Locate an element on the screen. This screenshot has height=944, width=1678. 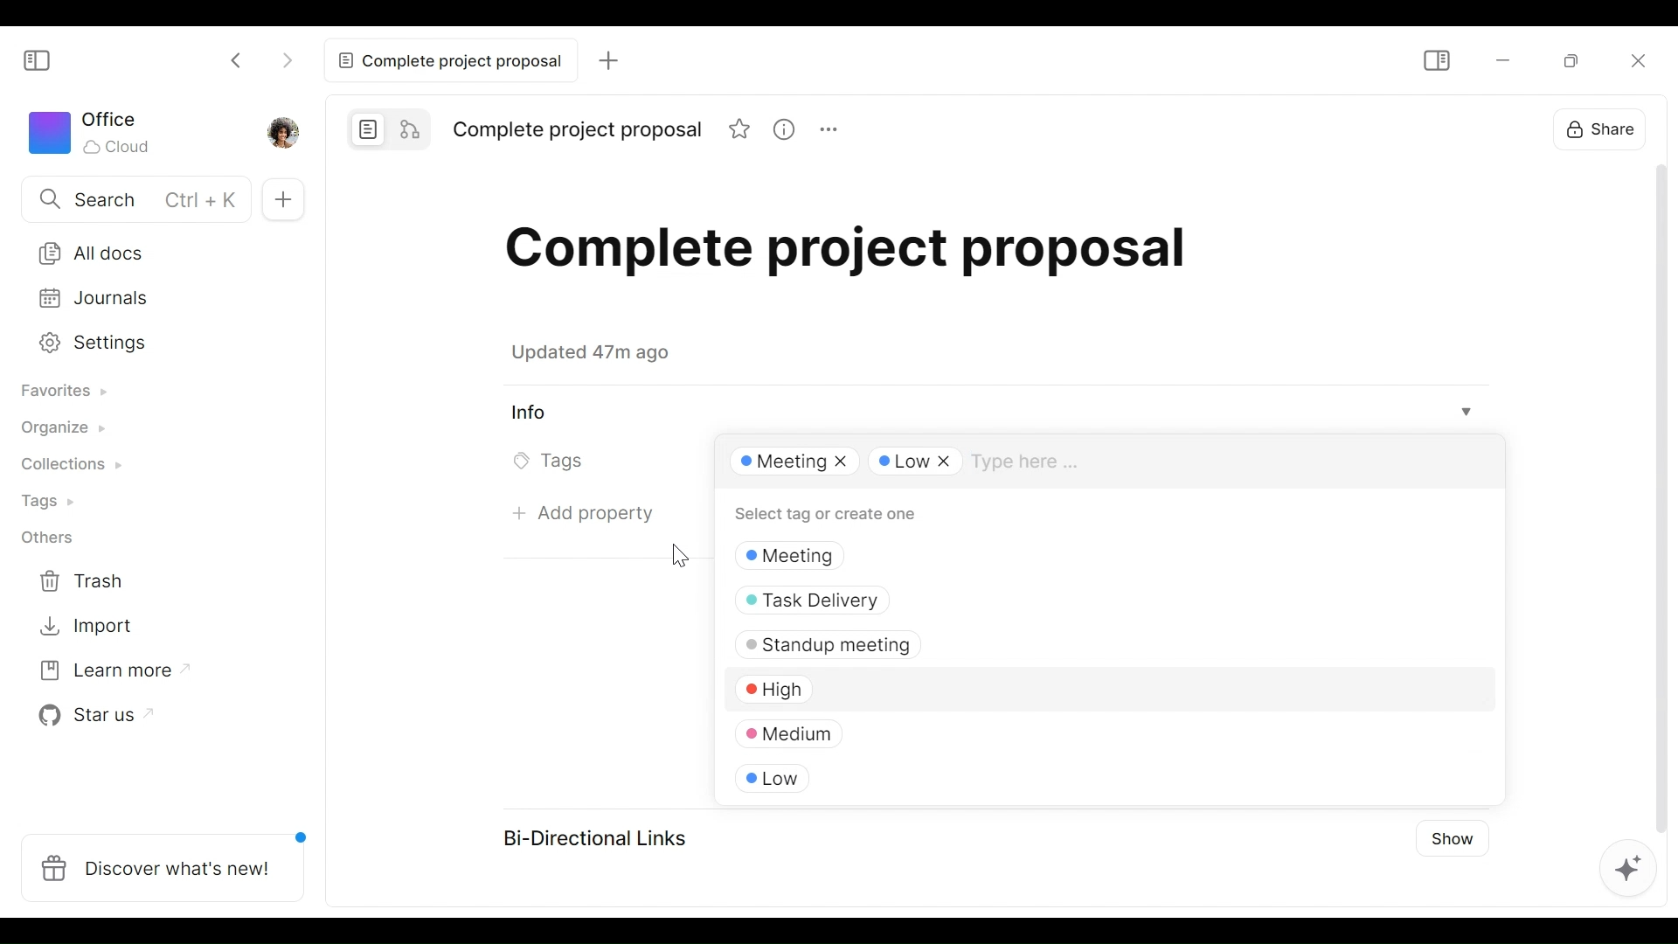
View Information is located at coordinates (783, 128).